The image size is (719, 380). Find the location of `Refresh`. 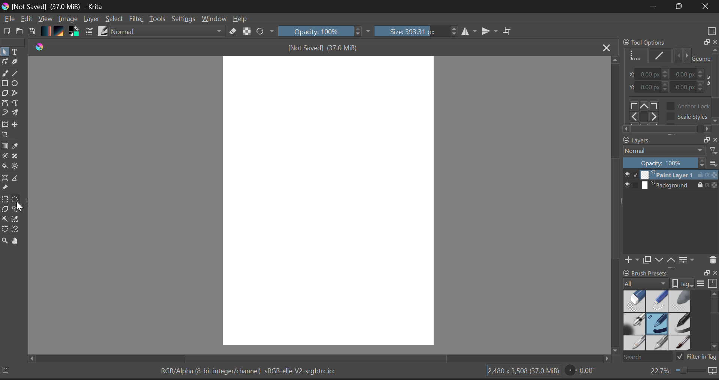

Refresh is located at coordinates (265, 32).